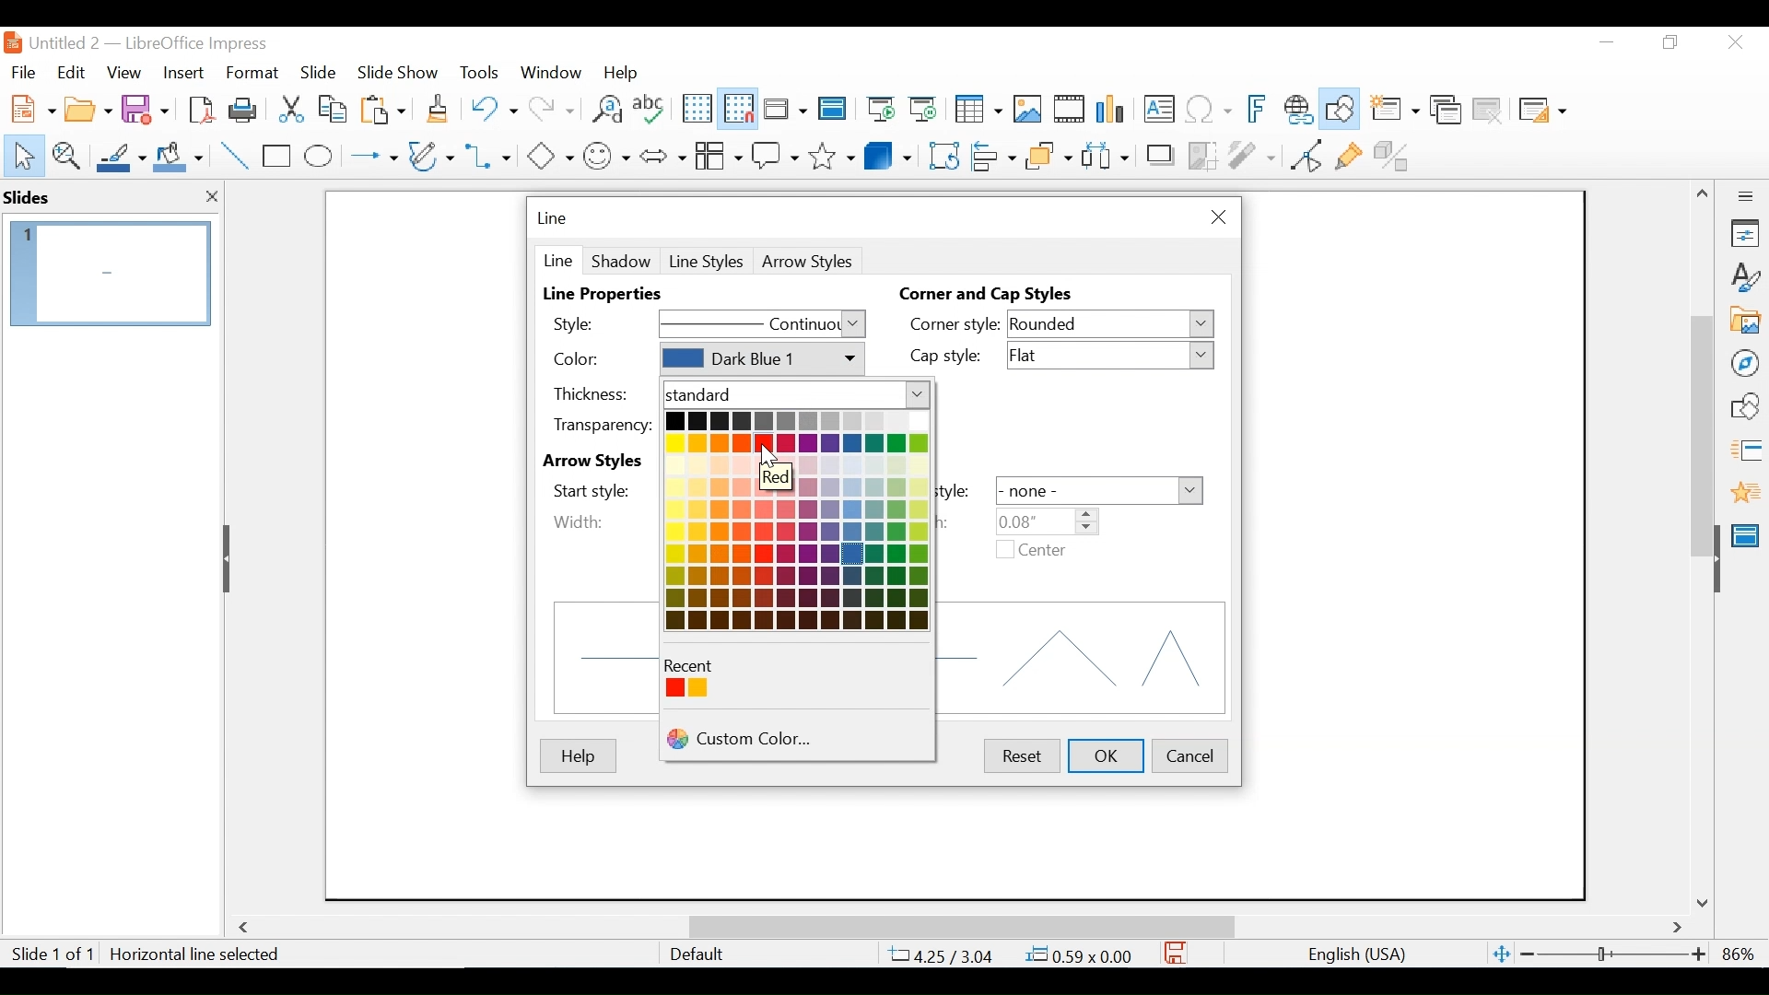  What do you see at coordinates (29, 107) in the screenshot?
I see `New` at bounding box center [29, 107].